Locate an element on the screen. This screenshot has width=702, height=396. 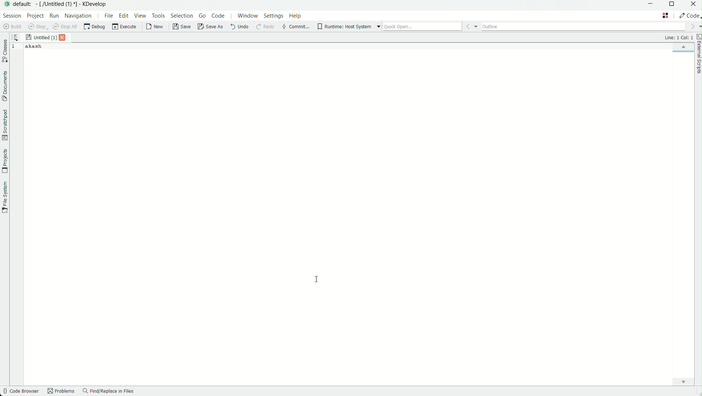
file menu is located at coordinates (108, 15).